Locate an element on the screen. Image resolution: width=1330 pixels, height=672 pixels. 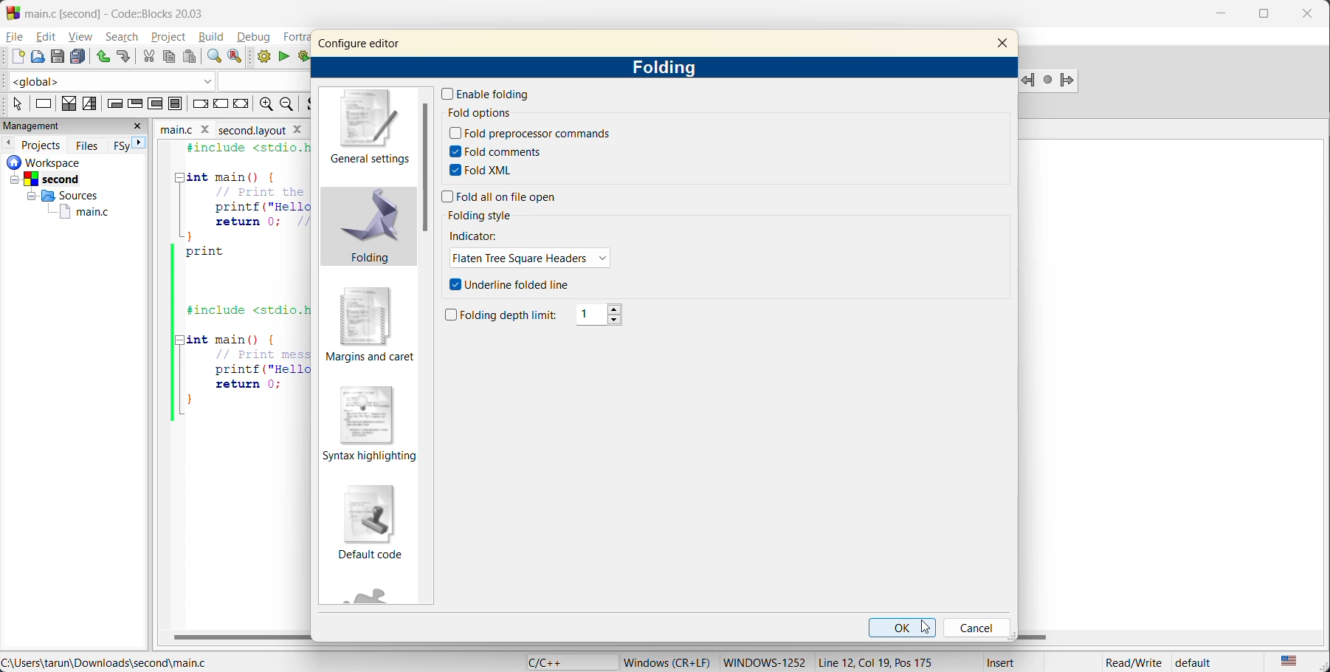
cancel is located at coordinates (979, 628).